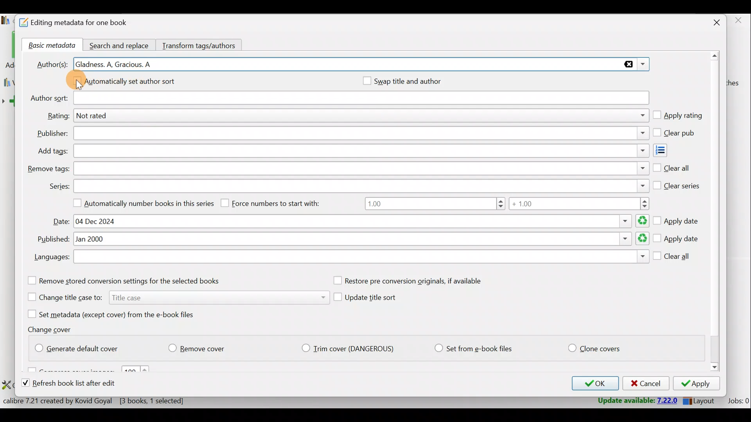 Image resolution: width=751 pixels, height=422 pixels. I want to click on Layout, so click(701, 399).